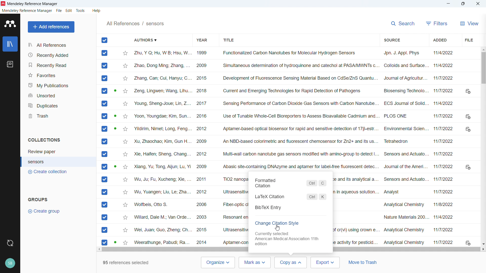 This screenshot has height=273, width=486. I want to click on Scroll right, so click(483, 249).